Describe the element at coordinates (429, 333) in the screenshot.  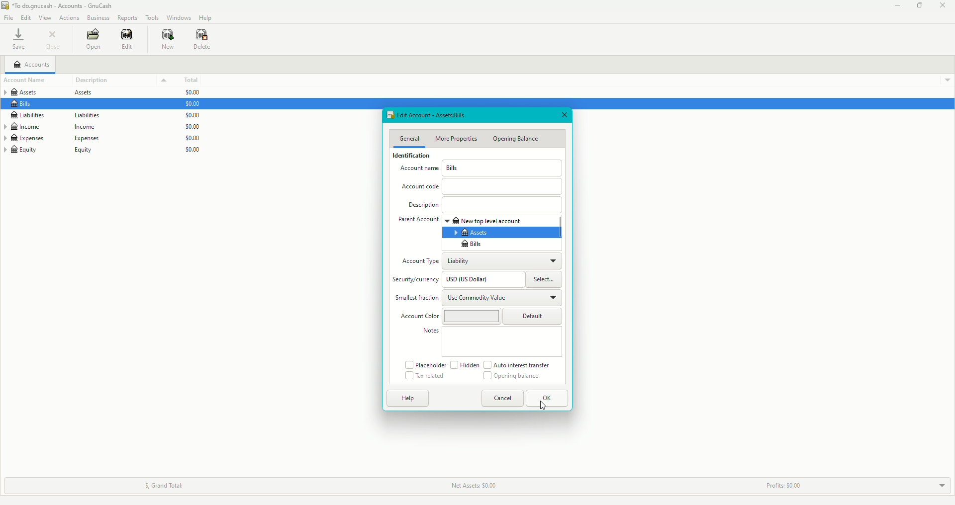
I see `Notes` at that location.